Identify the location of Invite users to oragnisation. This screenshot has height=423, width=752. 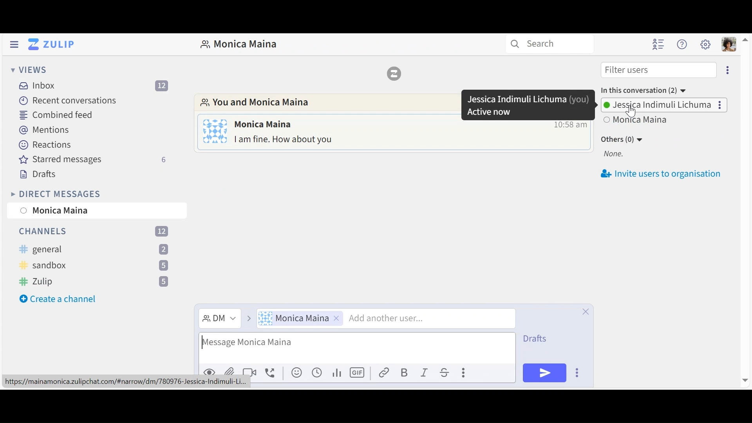
(662, 138).